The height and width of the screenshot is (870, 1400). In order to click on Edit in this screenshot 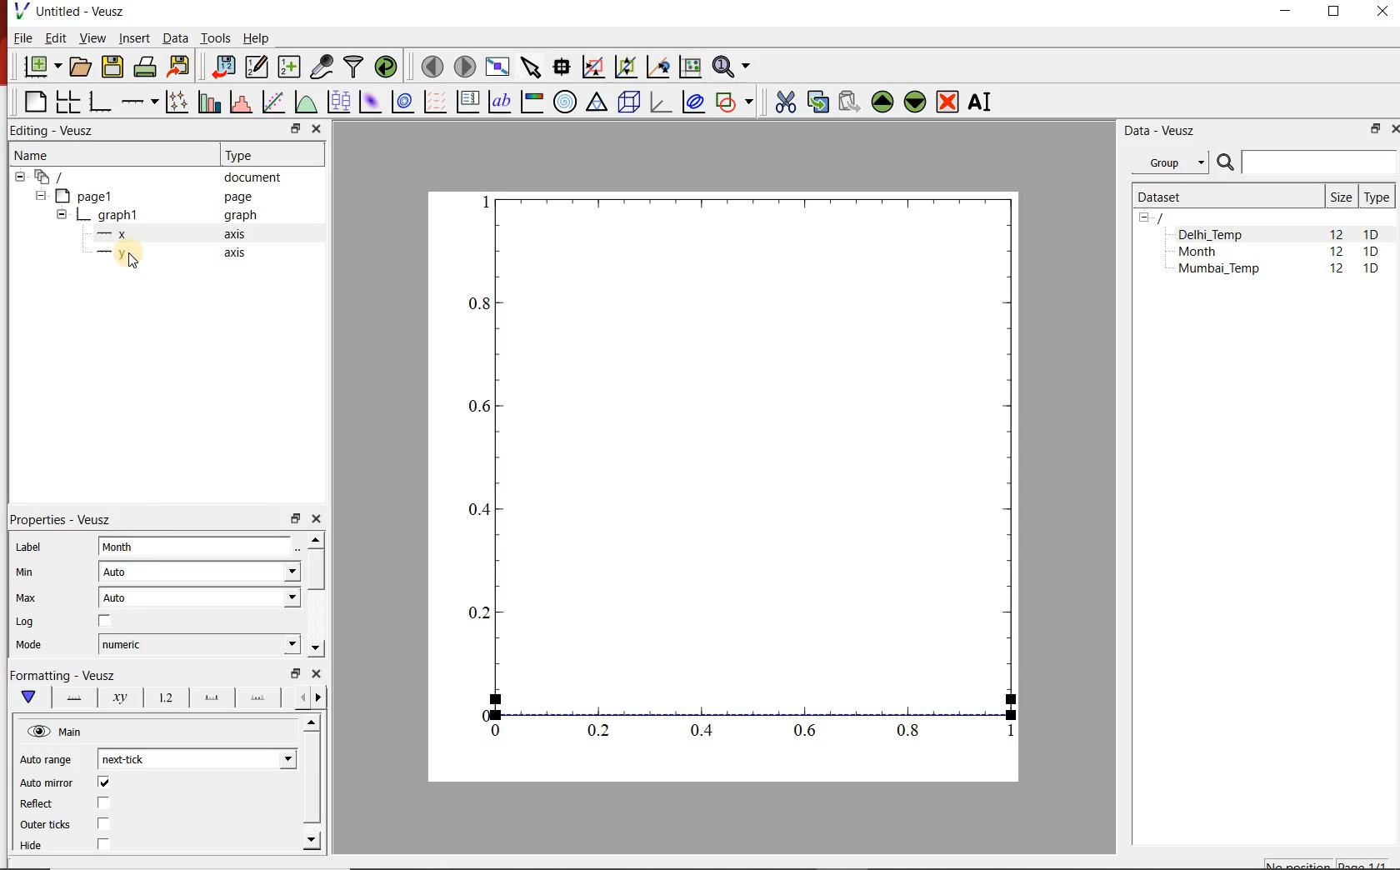, I will do `click(54, 37)`.